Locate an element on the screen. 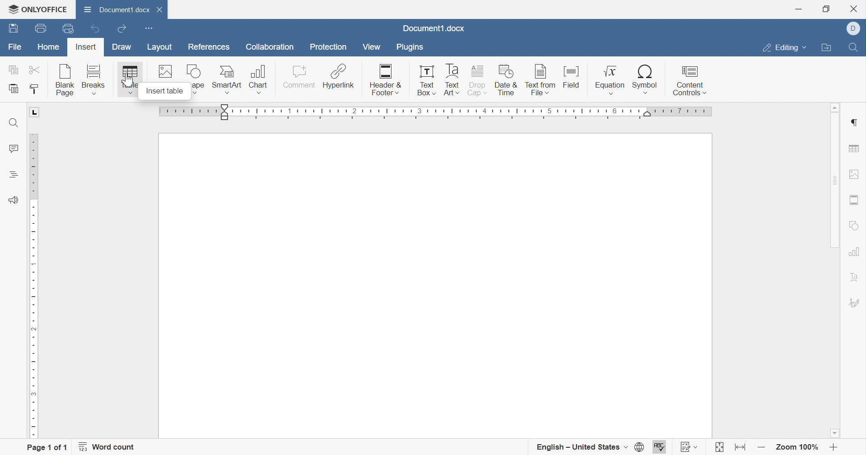 This screenshot has height=455, width=866. Protection is located at coordinates (327, 46).